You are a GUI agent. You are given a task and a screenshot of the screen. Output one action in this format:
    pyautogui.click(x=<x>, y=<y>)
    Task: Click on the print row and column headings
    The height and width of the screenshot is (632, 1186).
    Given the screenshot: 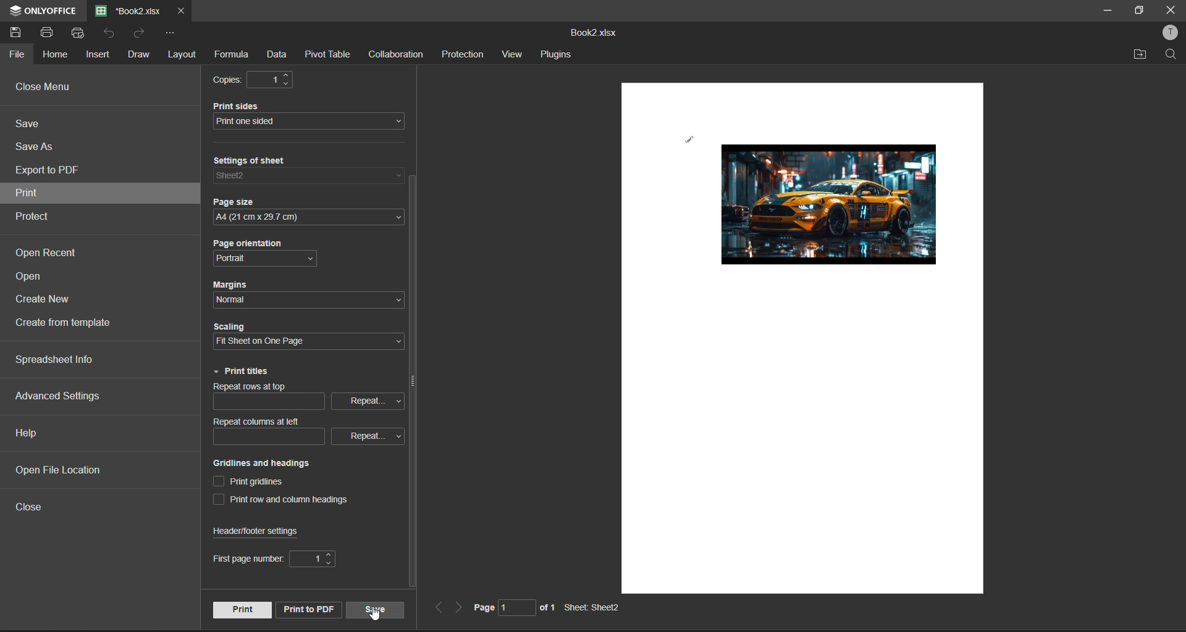 What is the action you would take?
    pyautogui.click(x=287, y=501)
    